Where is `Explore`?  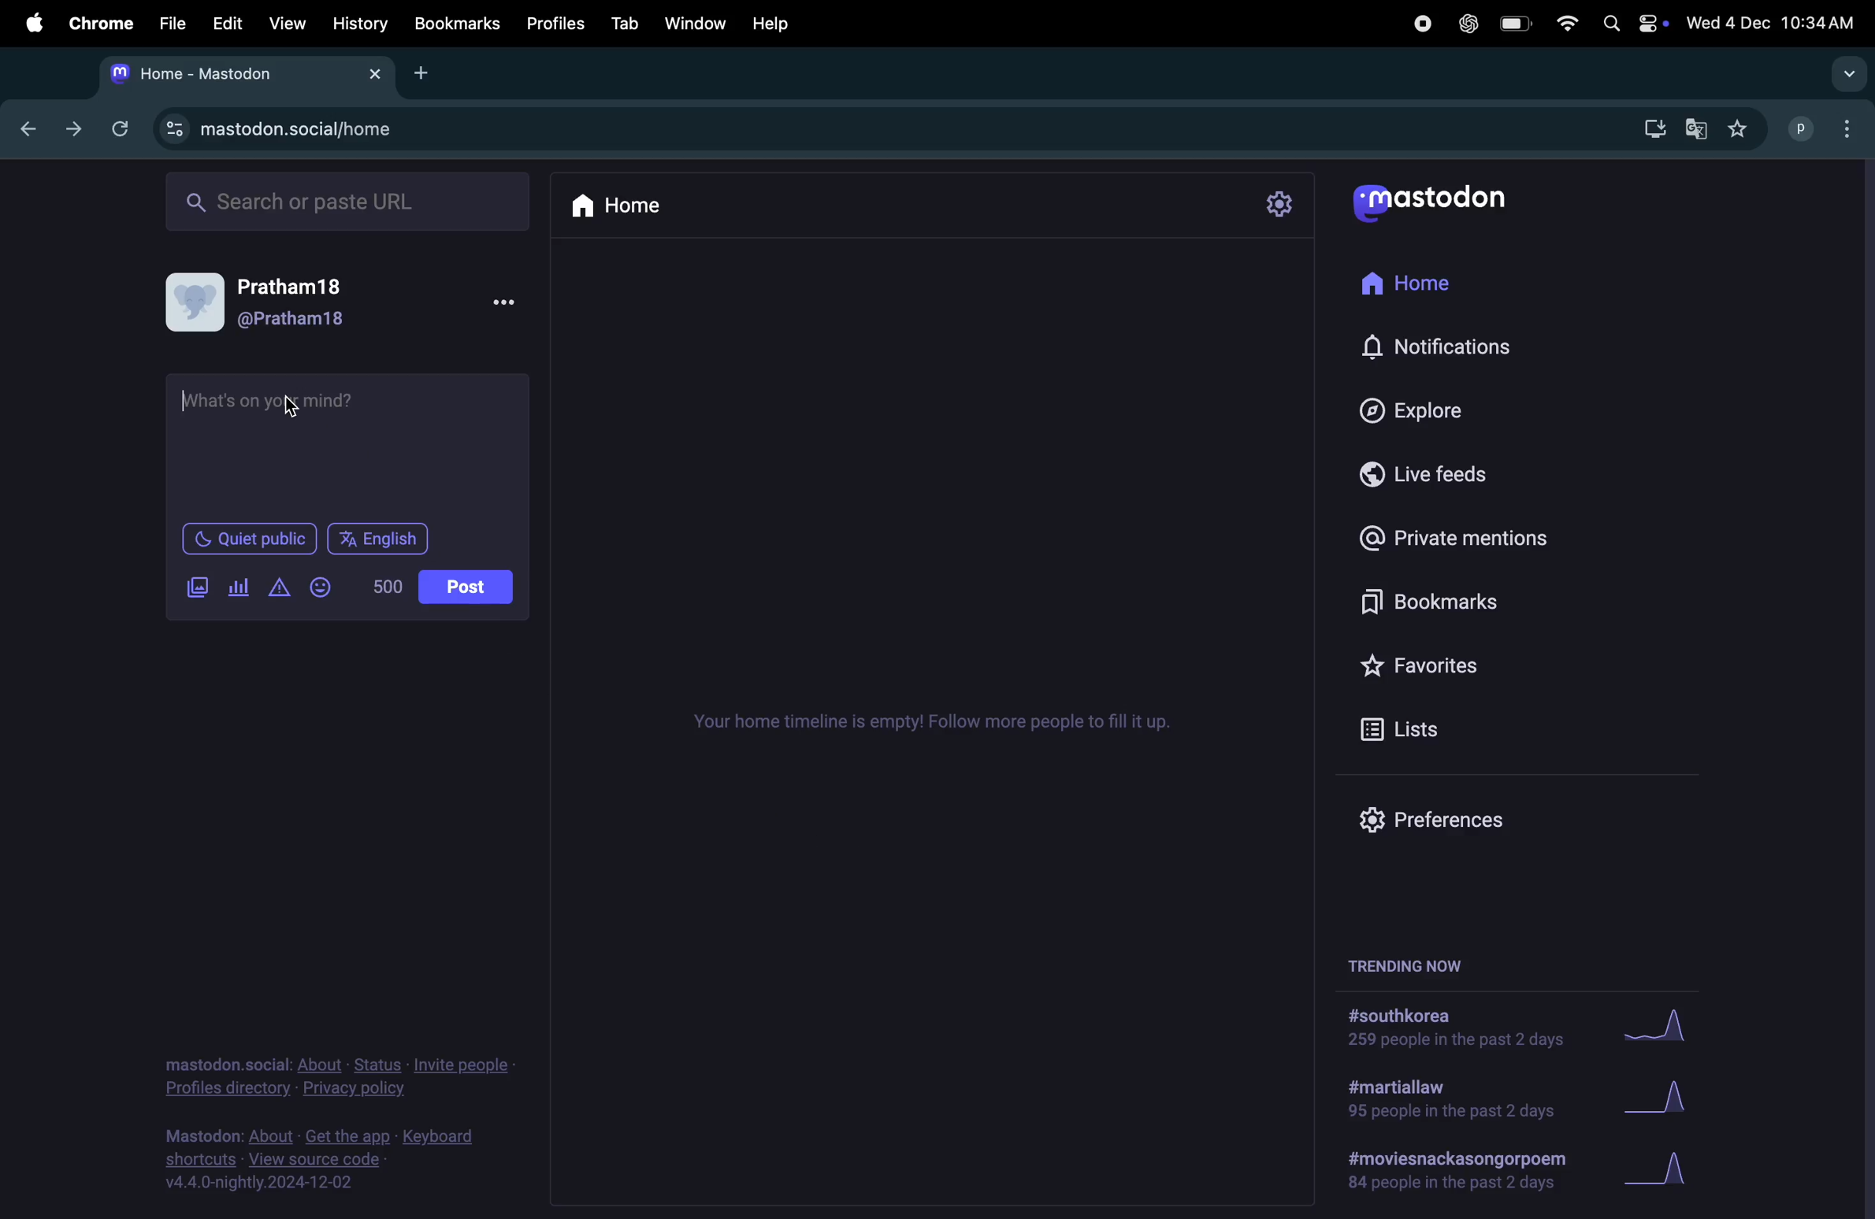
Explore is located at coordinates (1407, 407).